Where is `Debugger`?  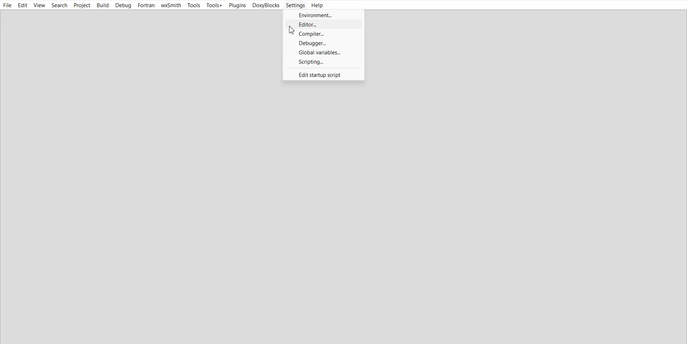
Debugger is located at coordinates (323, 43).